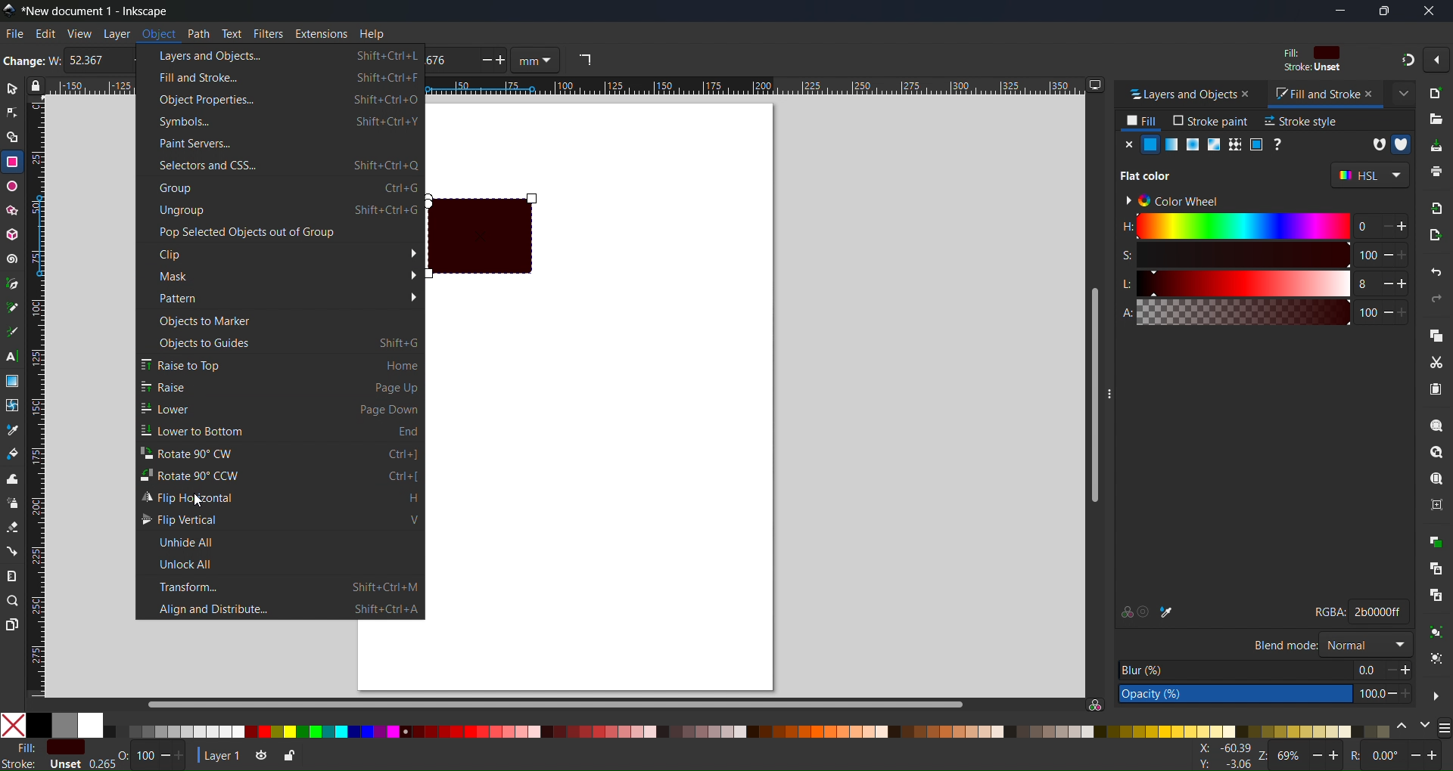 The height and width of the screenshot is (771, 1453). Describe the element at coordinates (165, 756) in the screenshot. I see `Minimize opacity` at that location.